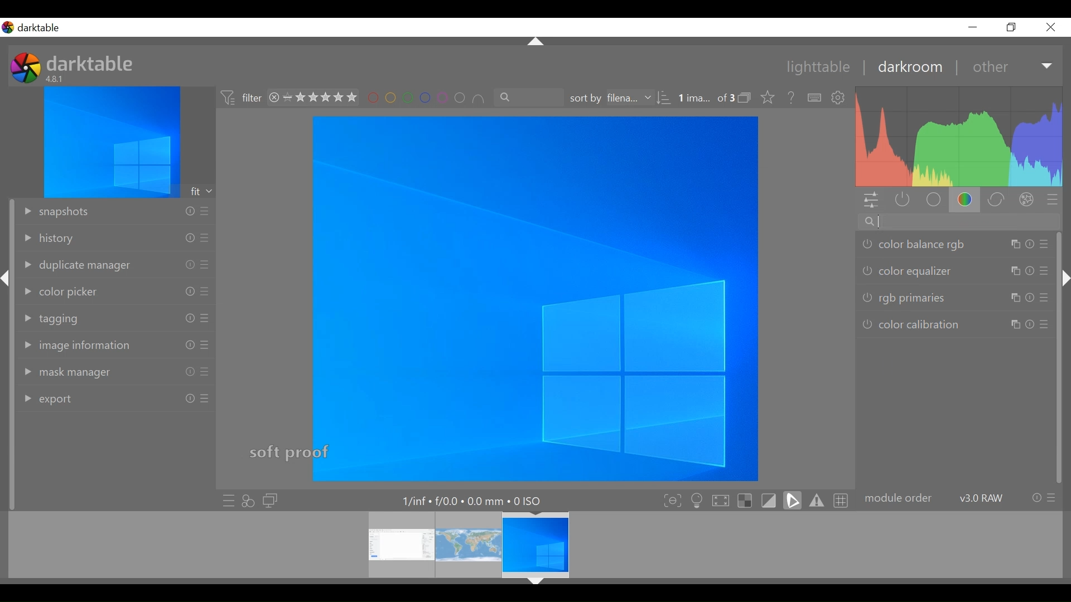  Describe the element at coordinates (532, 545) in the screenshot. I see `filmstrip` at that location.